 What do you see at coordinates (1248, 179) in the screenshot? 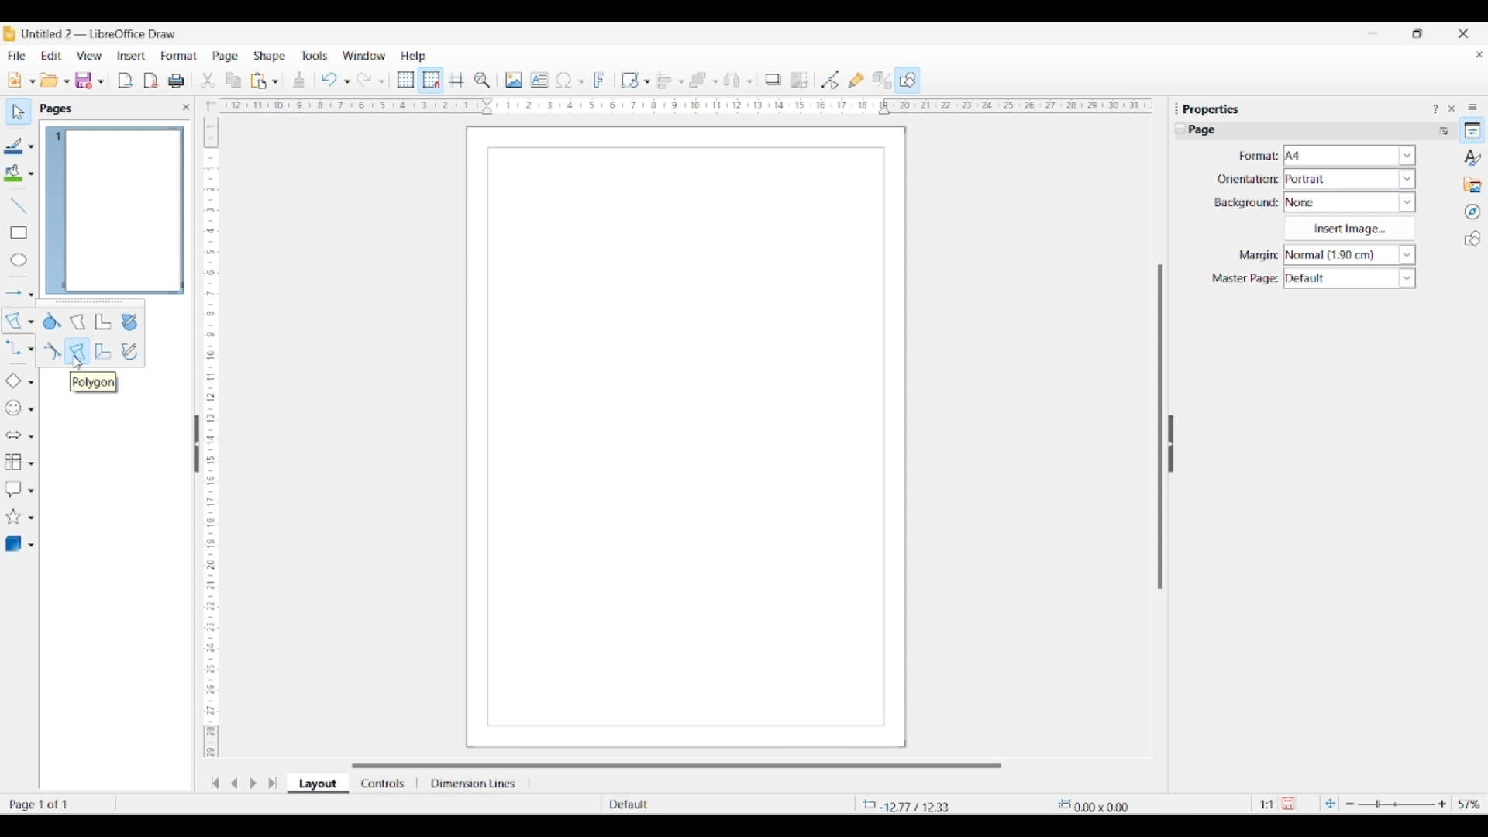
I see `Indicates orientation settings` at bounding box center [1248, 179].